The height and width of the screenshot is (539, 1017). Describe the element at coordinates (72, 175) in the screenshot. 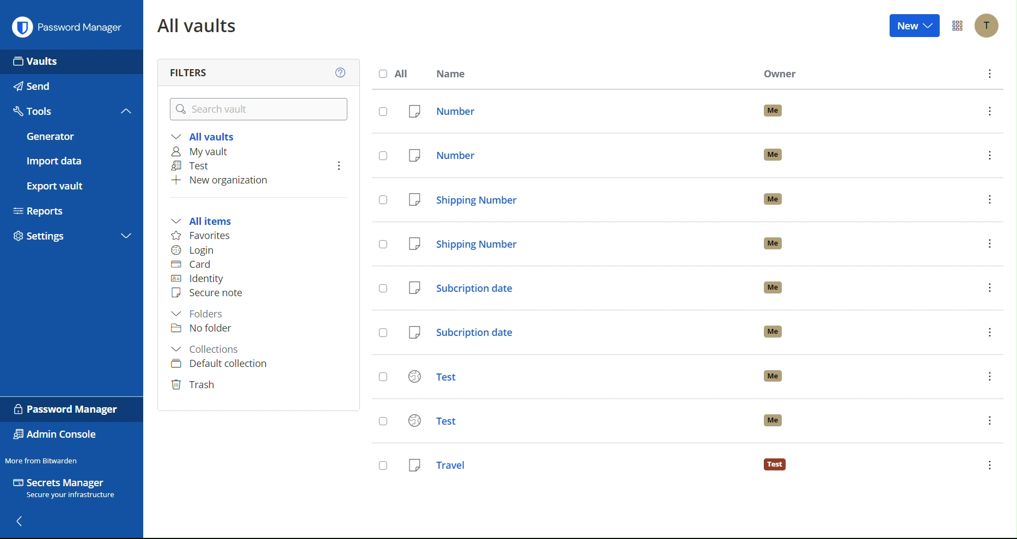

I see `cursor` at that location.